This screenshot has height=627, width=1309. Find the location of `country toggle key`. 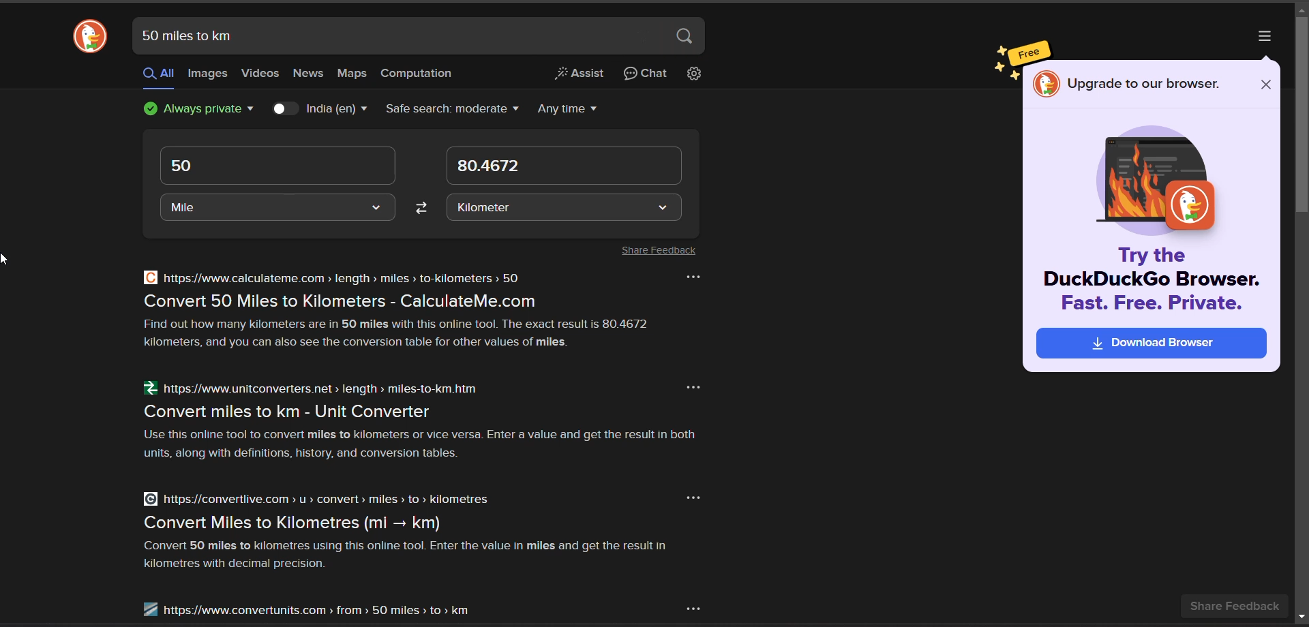

country toggle key is located at coordinates (282, 108).